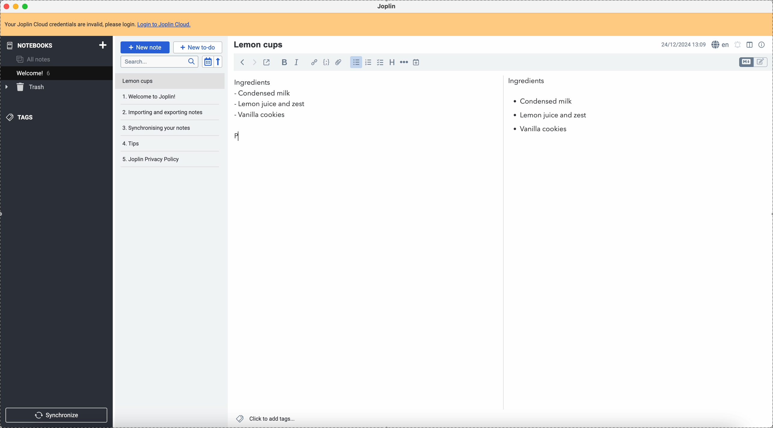  Describe the element at coordinates (169, 82) in the screenshot. I see `lemon cups` at that location.